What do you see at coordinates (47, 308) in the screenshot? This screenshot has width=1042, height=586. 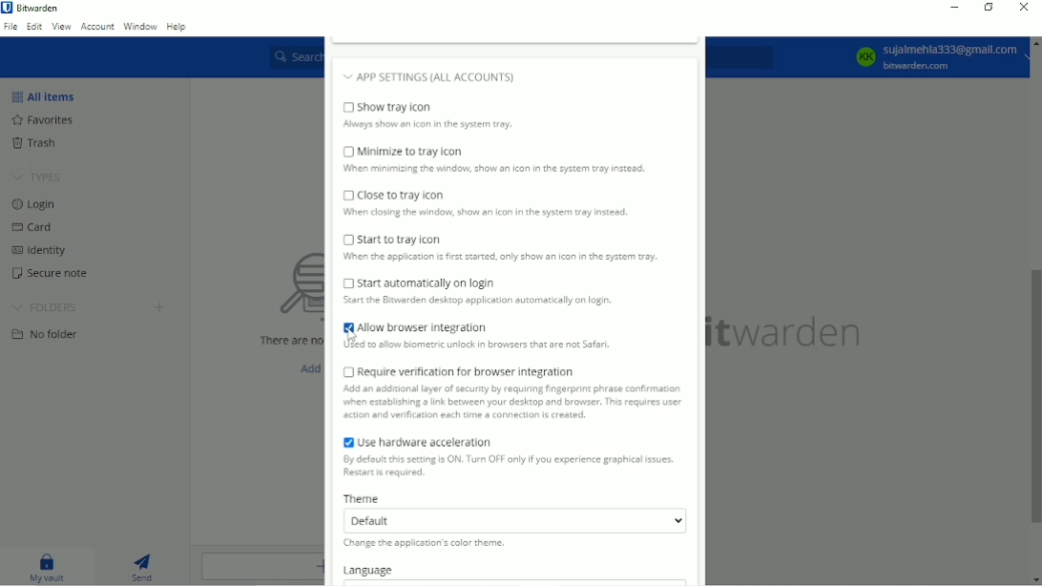 I see `Folders` at bounding box center [47, 308].